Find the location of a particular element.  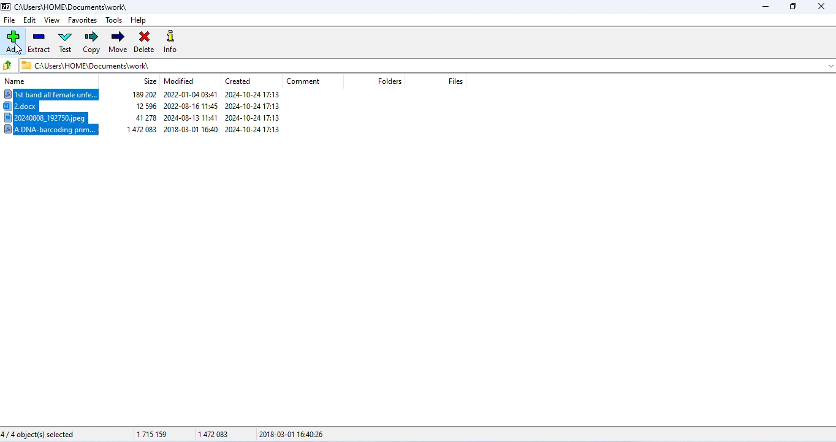

info is located at coordinates (173, 43).